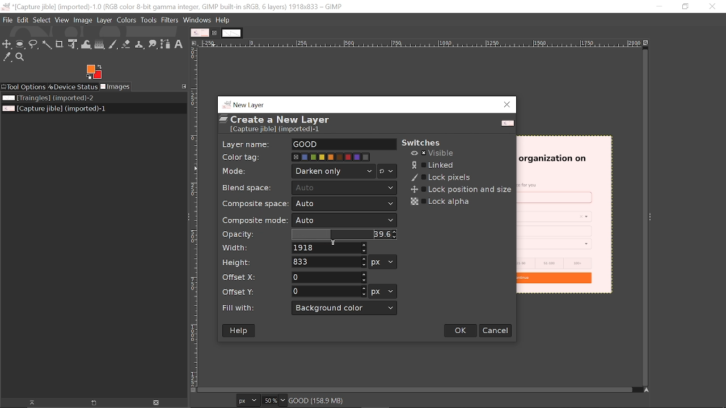 This screenshot has width=726, height=408. Describe the element at coordinates (216, 33) in the screenshot. I see `Close current tab` at that location.